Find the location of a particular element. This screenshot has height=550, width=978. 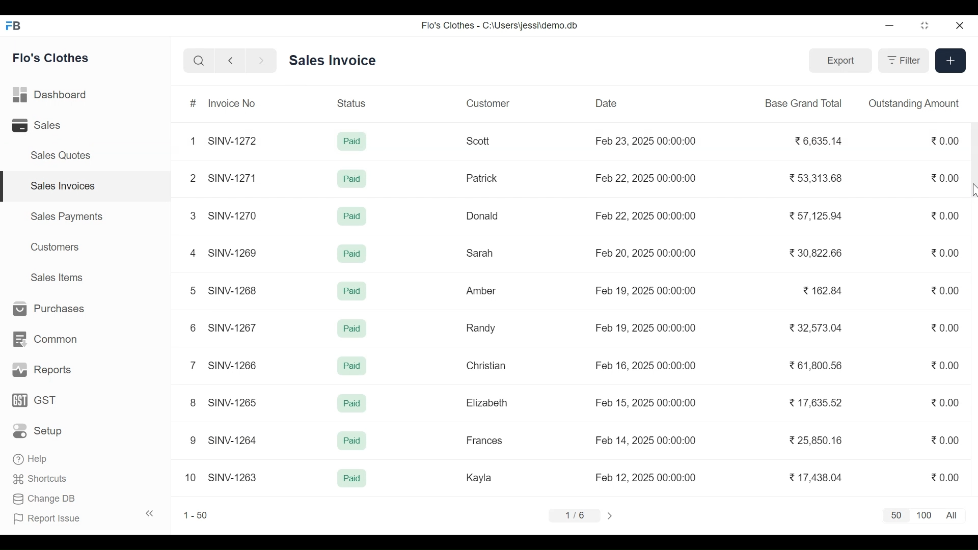

# is located at coordinates (194, 104).